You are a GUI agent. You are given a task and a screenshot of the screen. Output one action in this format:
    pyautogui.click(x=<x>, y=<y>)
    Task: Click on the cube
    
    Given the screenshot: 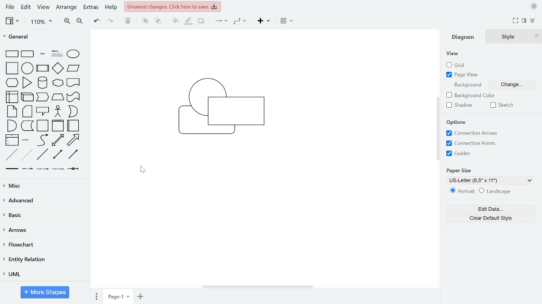 What is the action you would take?
    pyautogui.click(x=28, y=98)
    